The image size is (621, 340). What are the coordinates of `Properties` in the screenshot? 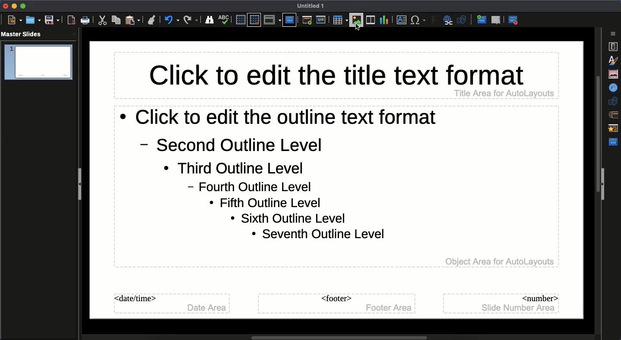 It's located at (613, 47).